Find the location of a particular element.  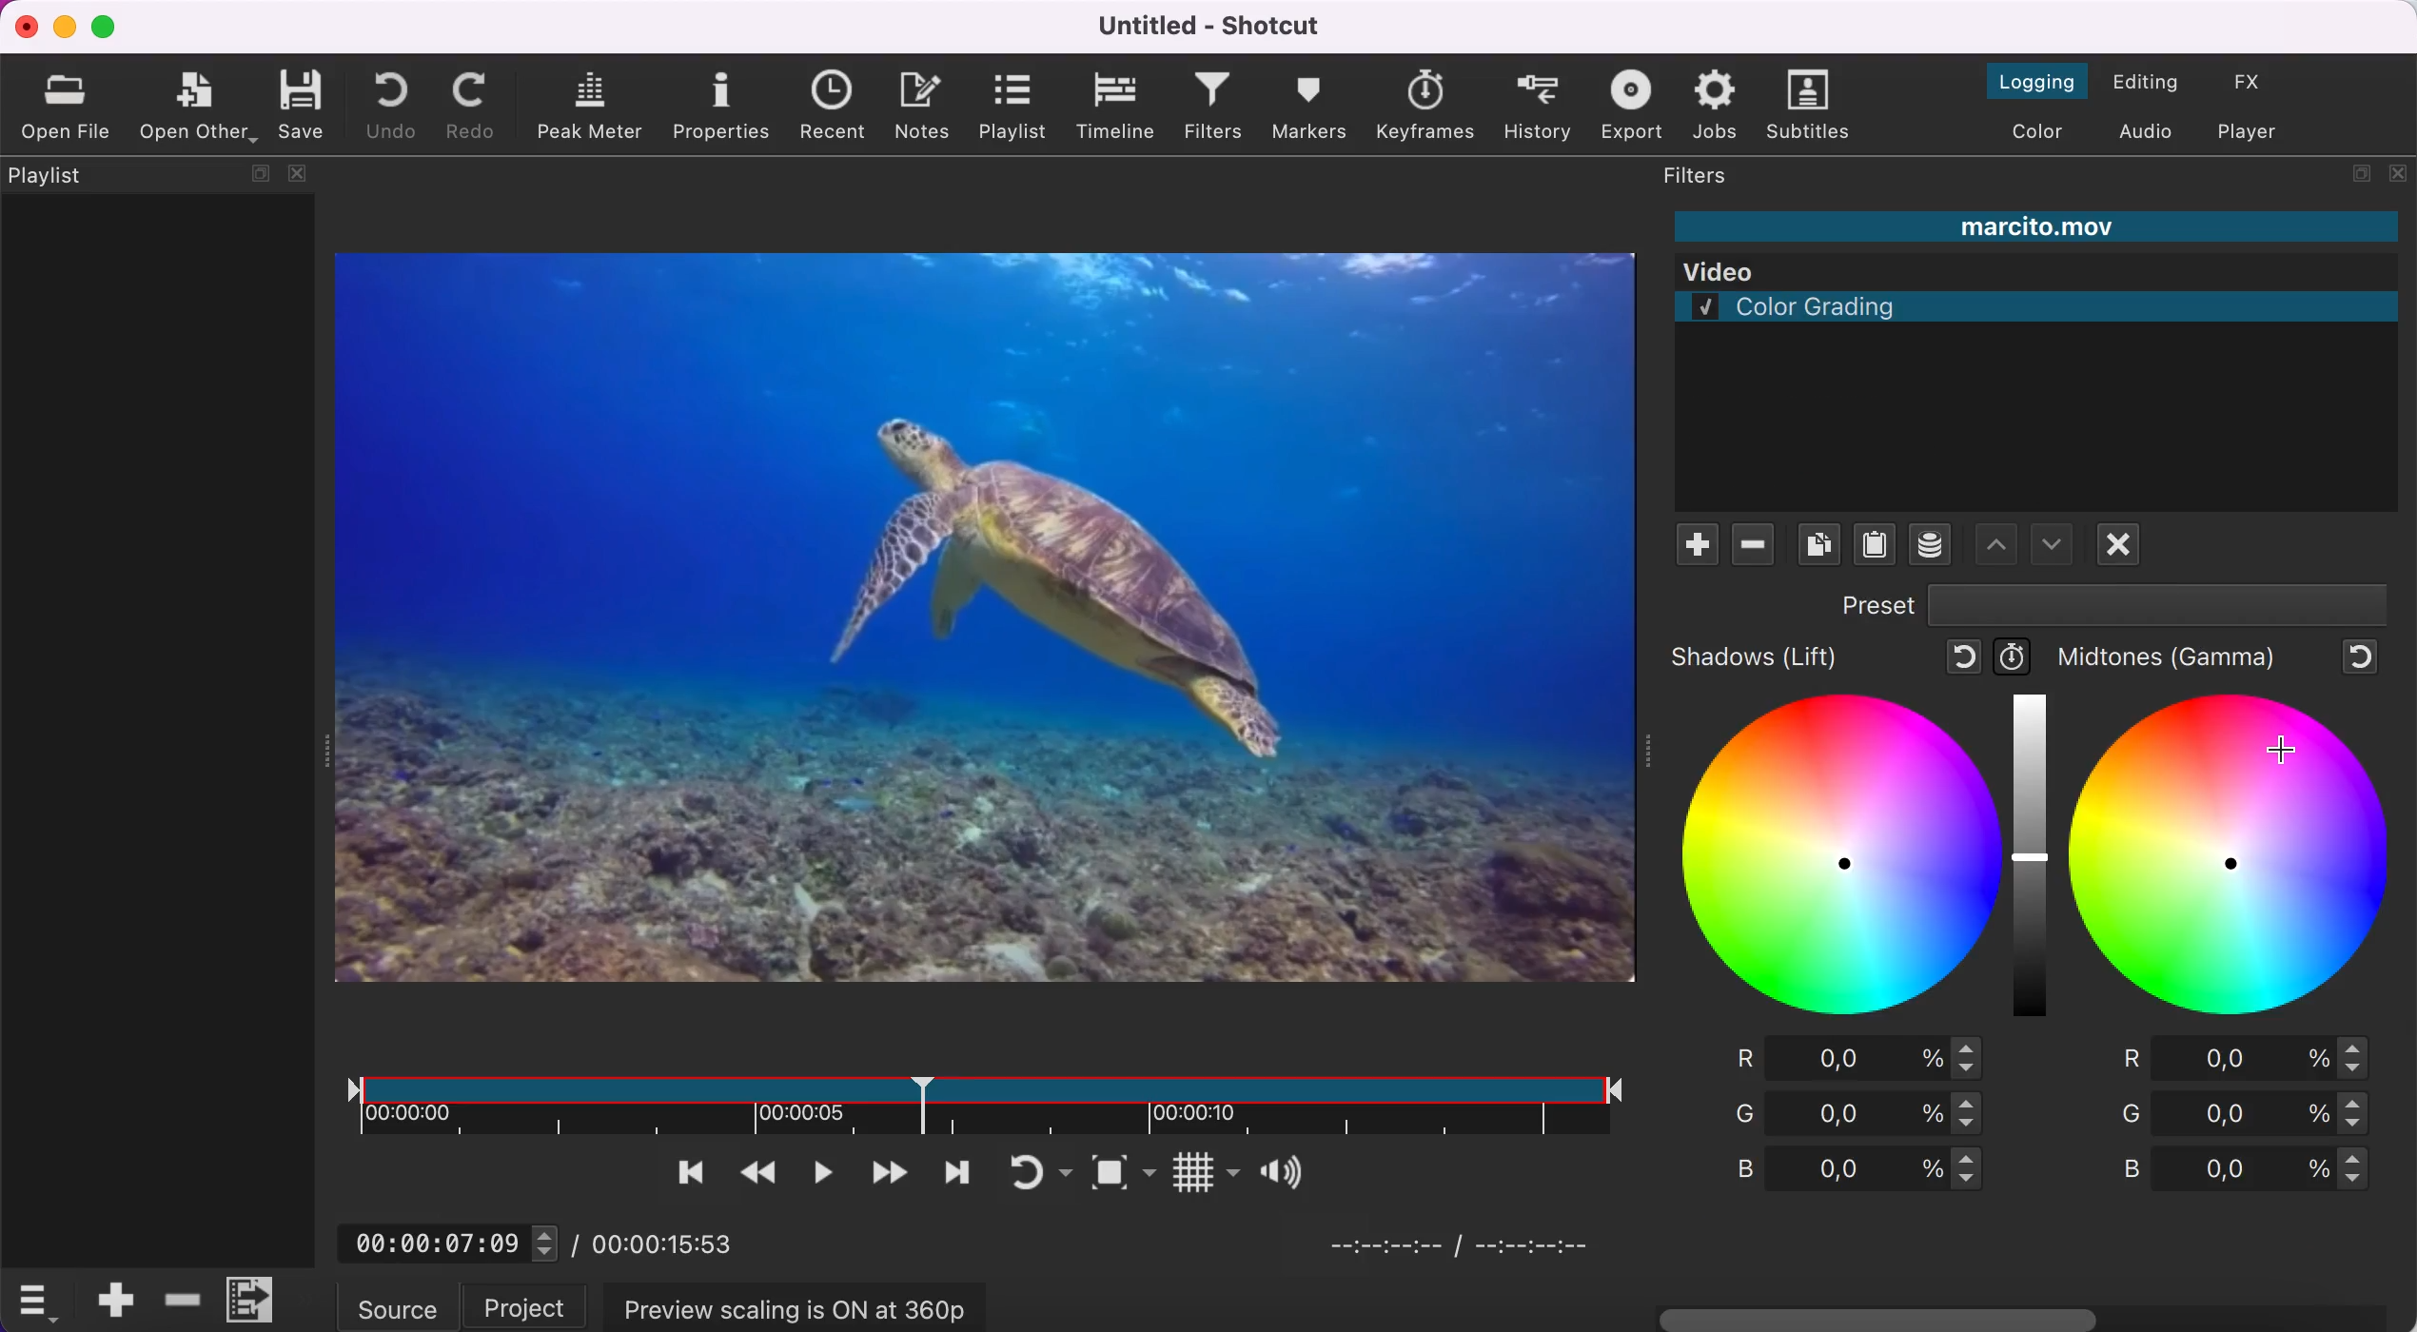

use keyframes for this parameter is located at coordinates (2015, 663).